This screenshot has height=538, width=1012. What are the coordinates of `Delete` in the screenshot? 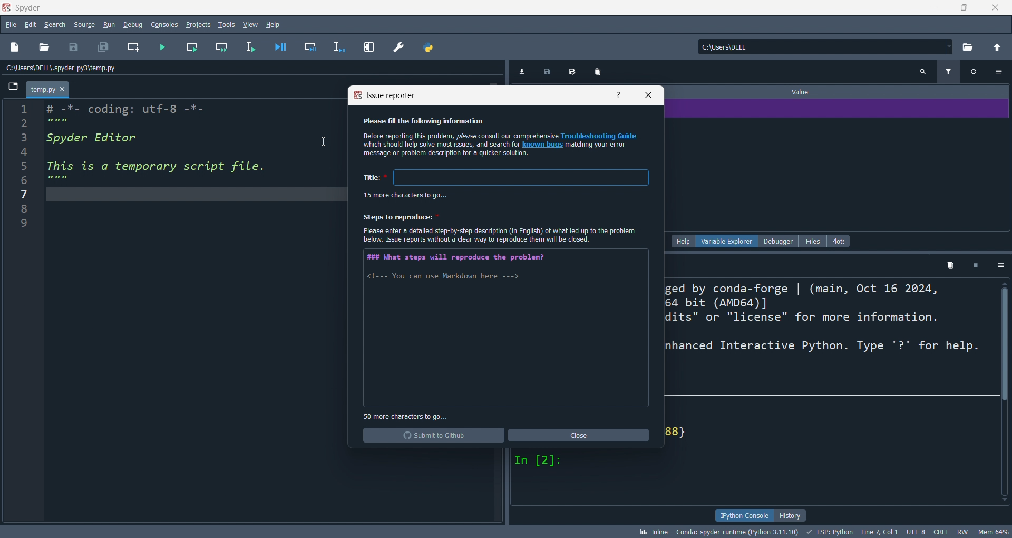 It's located at (598, 72).